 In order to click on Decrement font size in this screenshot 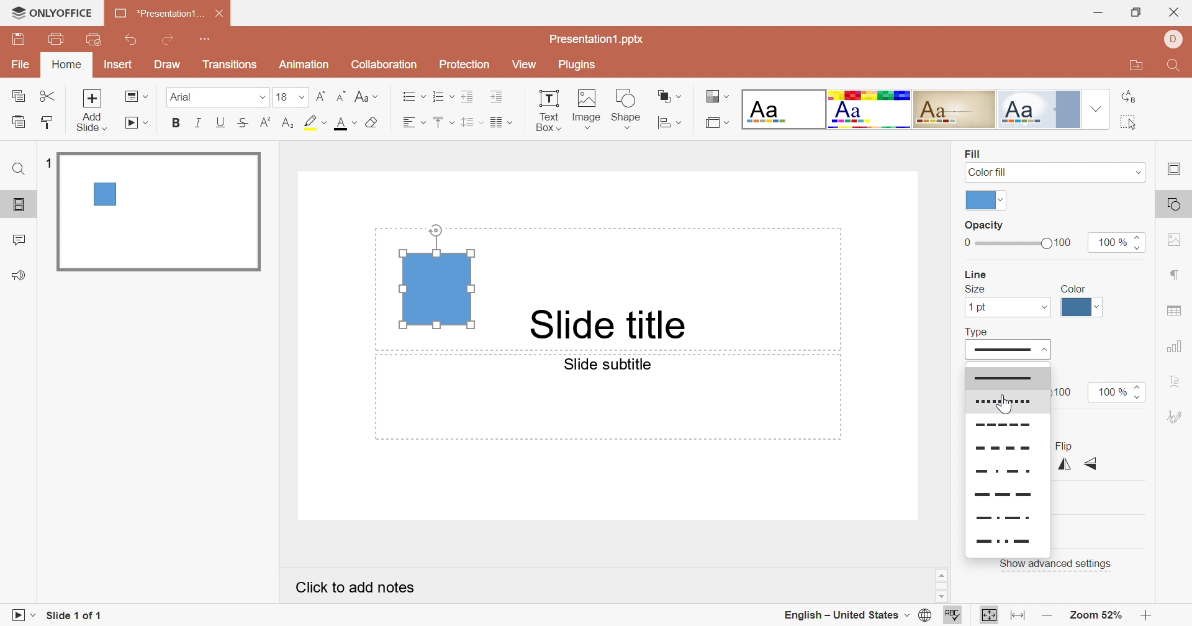, I will do `click(341, 97)`.